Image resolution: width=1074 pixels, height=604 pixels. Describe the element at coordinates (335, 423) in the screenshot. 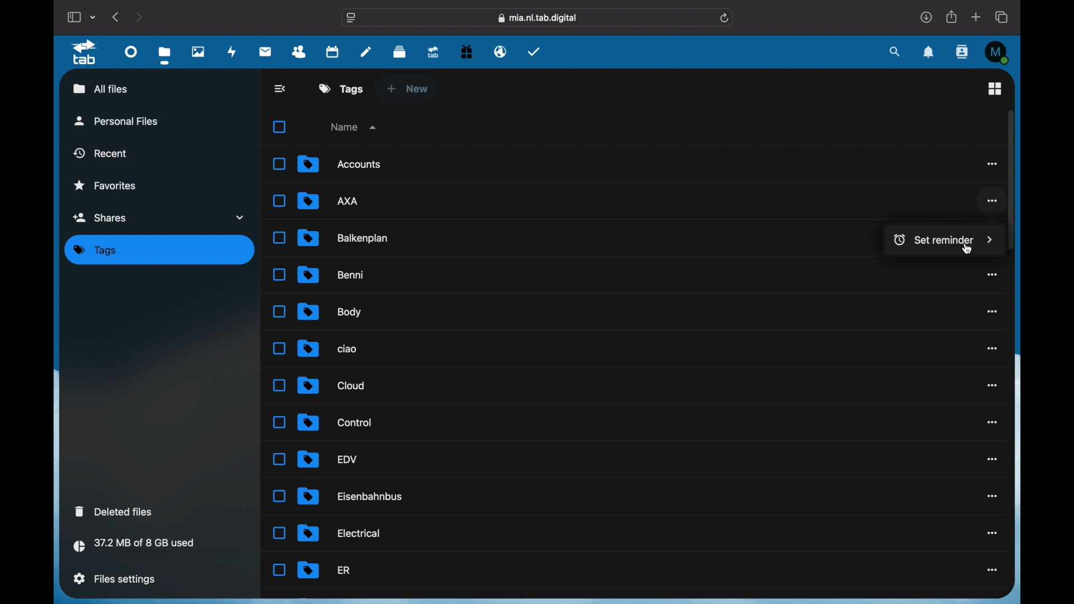

I see `file` at that location.